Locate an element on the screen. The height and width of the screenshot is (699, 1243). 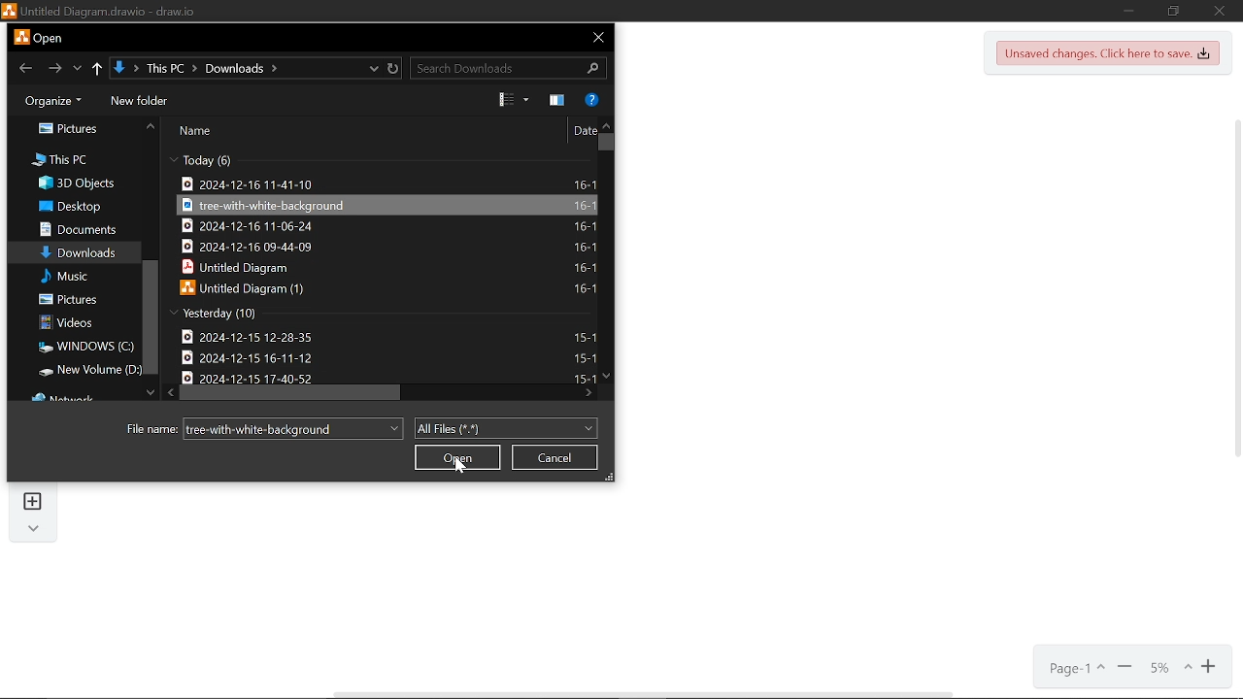
Close is located at coordinates (1221, 11).